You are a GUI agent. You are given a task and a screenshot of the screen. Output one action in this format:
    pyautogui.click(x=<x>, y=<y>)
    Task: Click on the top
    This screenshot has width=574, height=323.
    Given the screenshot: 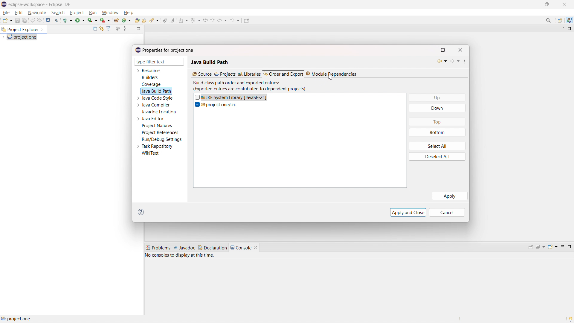 What is the action you would take?
    pyautogui.click(x=438, y=121)
    